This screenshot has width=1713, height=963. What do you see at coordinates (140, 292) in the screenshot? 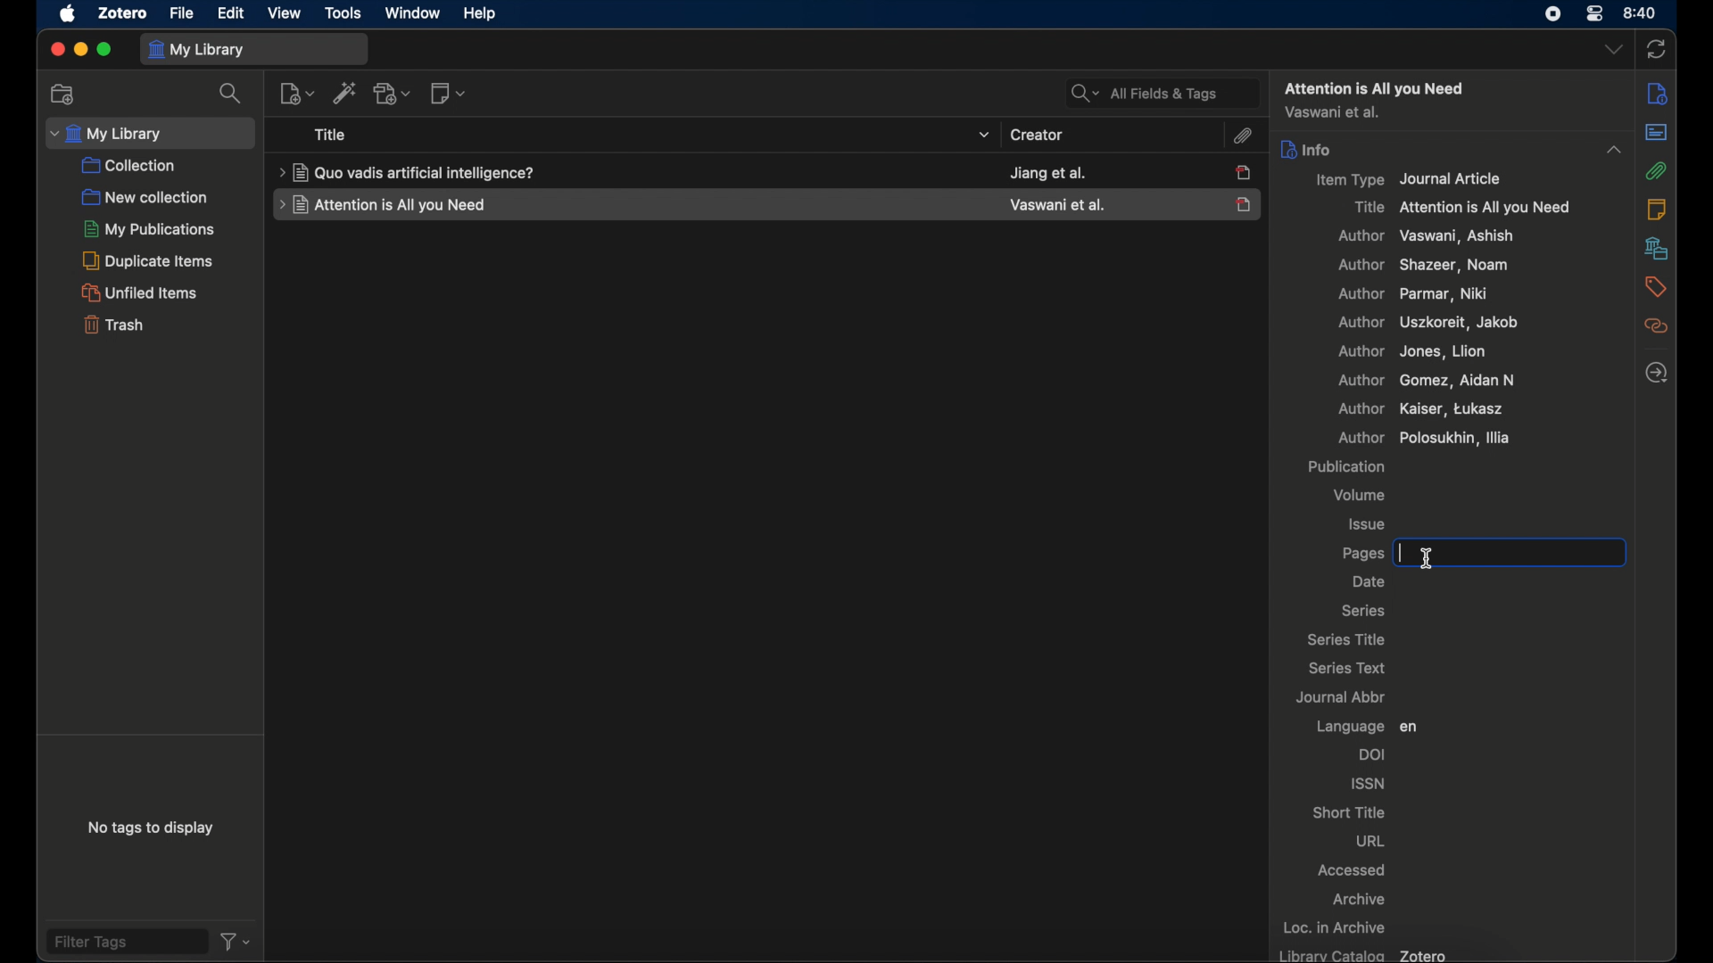
I see `unified items` at bounding box center [140, 292].